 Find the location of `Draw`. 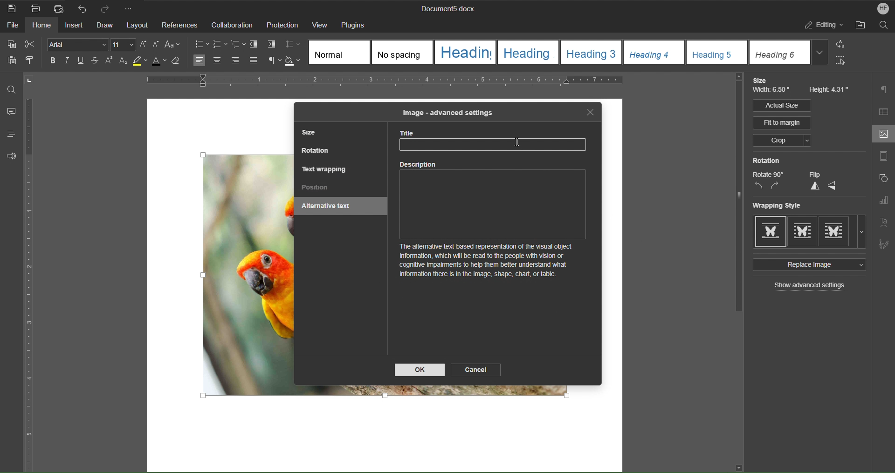

Draw is located at coordinates (106, 25).